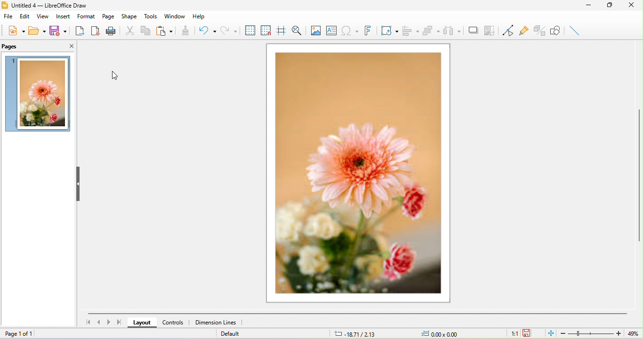 The height and width of the screenshot is (339, 643). What do you see at coordinates (589, 333) in the screenshot?
I see `zoom` at bounding box center [589, 333].